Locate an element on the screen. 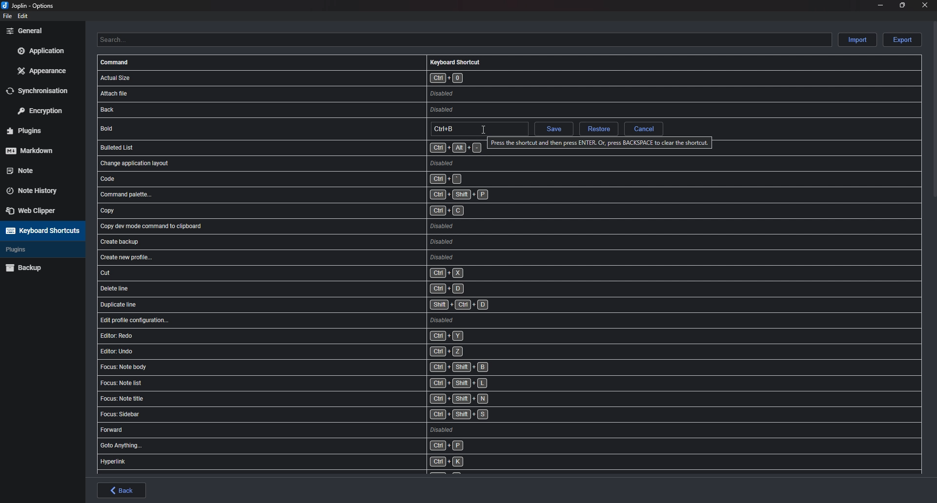 This screenshot has height=503, width=937. note is located at coordinates (37, 170).